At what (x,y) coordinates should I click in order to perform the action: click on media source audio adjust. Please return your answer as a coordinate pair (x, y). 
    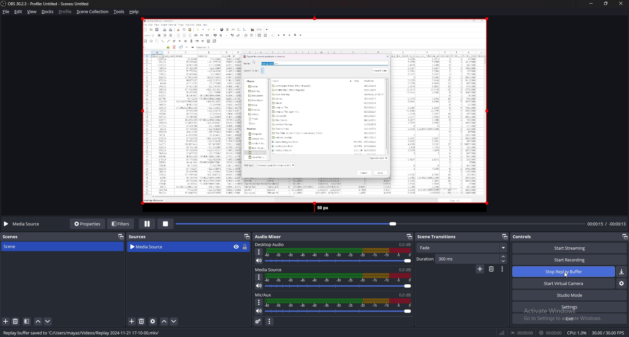
    Looking at the image, I should click on (339, 281).